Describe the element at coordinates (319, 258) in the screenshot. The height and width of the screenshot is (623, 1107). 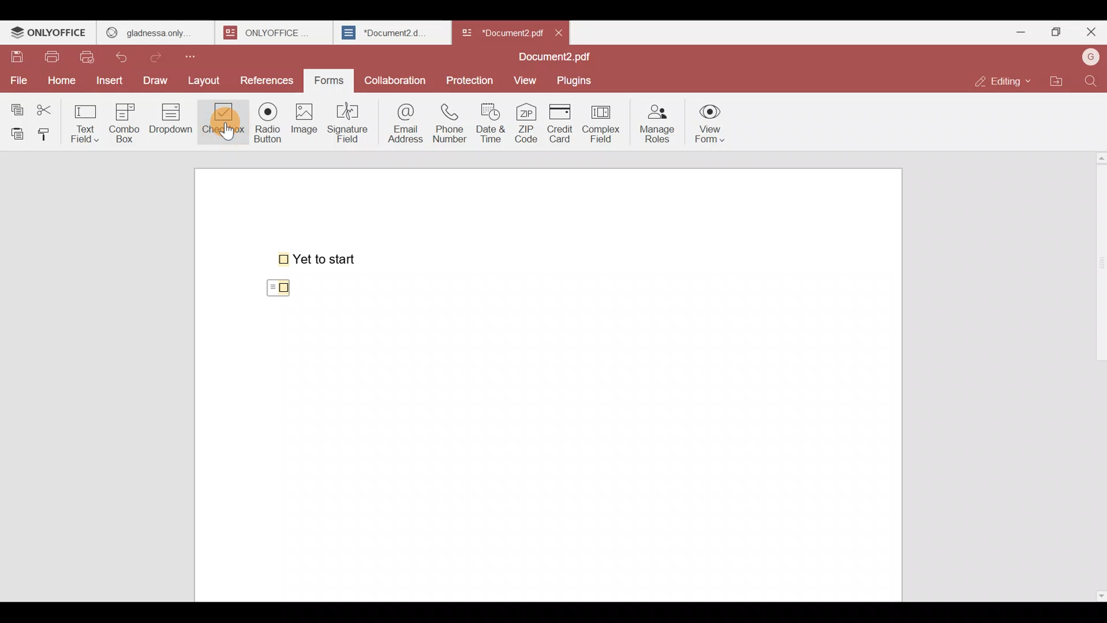
I see `Yet to start` at that location.